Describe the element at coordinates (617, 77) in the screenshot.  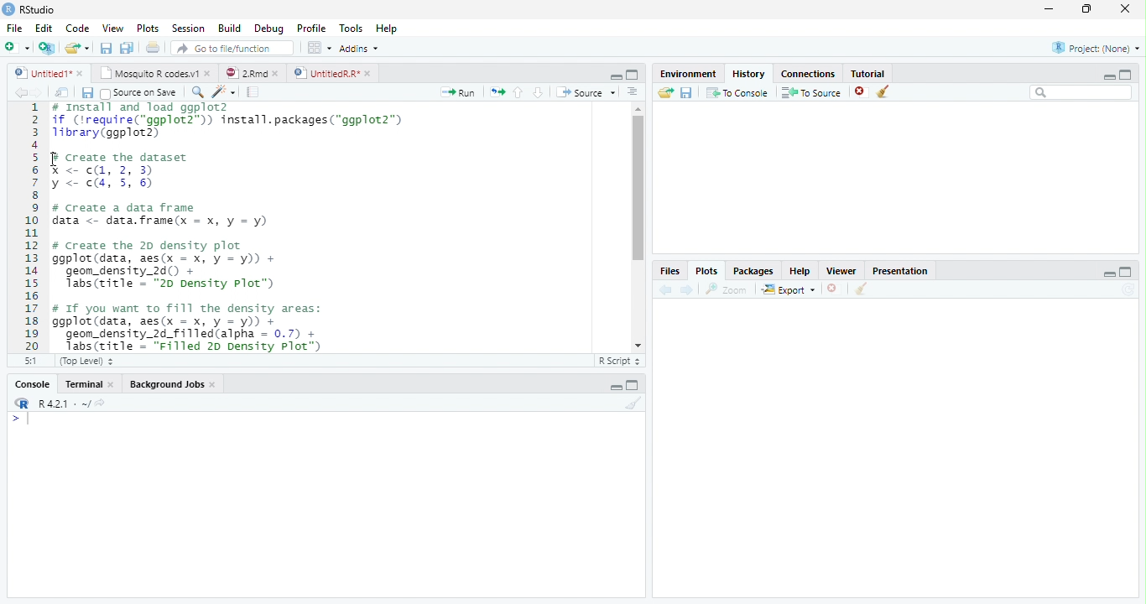
I see `minimize` at that location.